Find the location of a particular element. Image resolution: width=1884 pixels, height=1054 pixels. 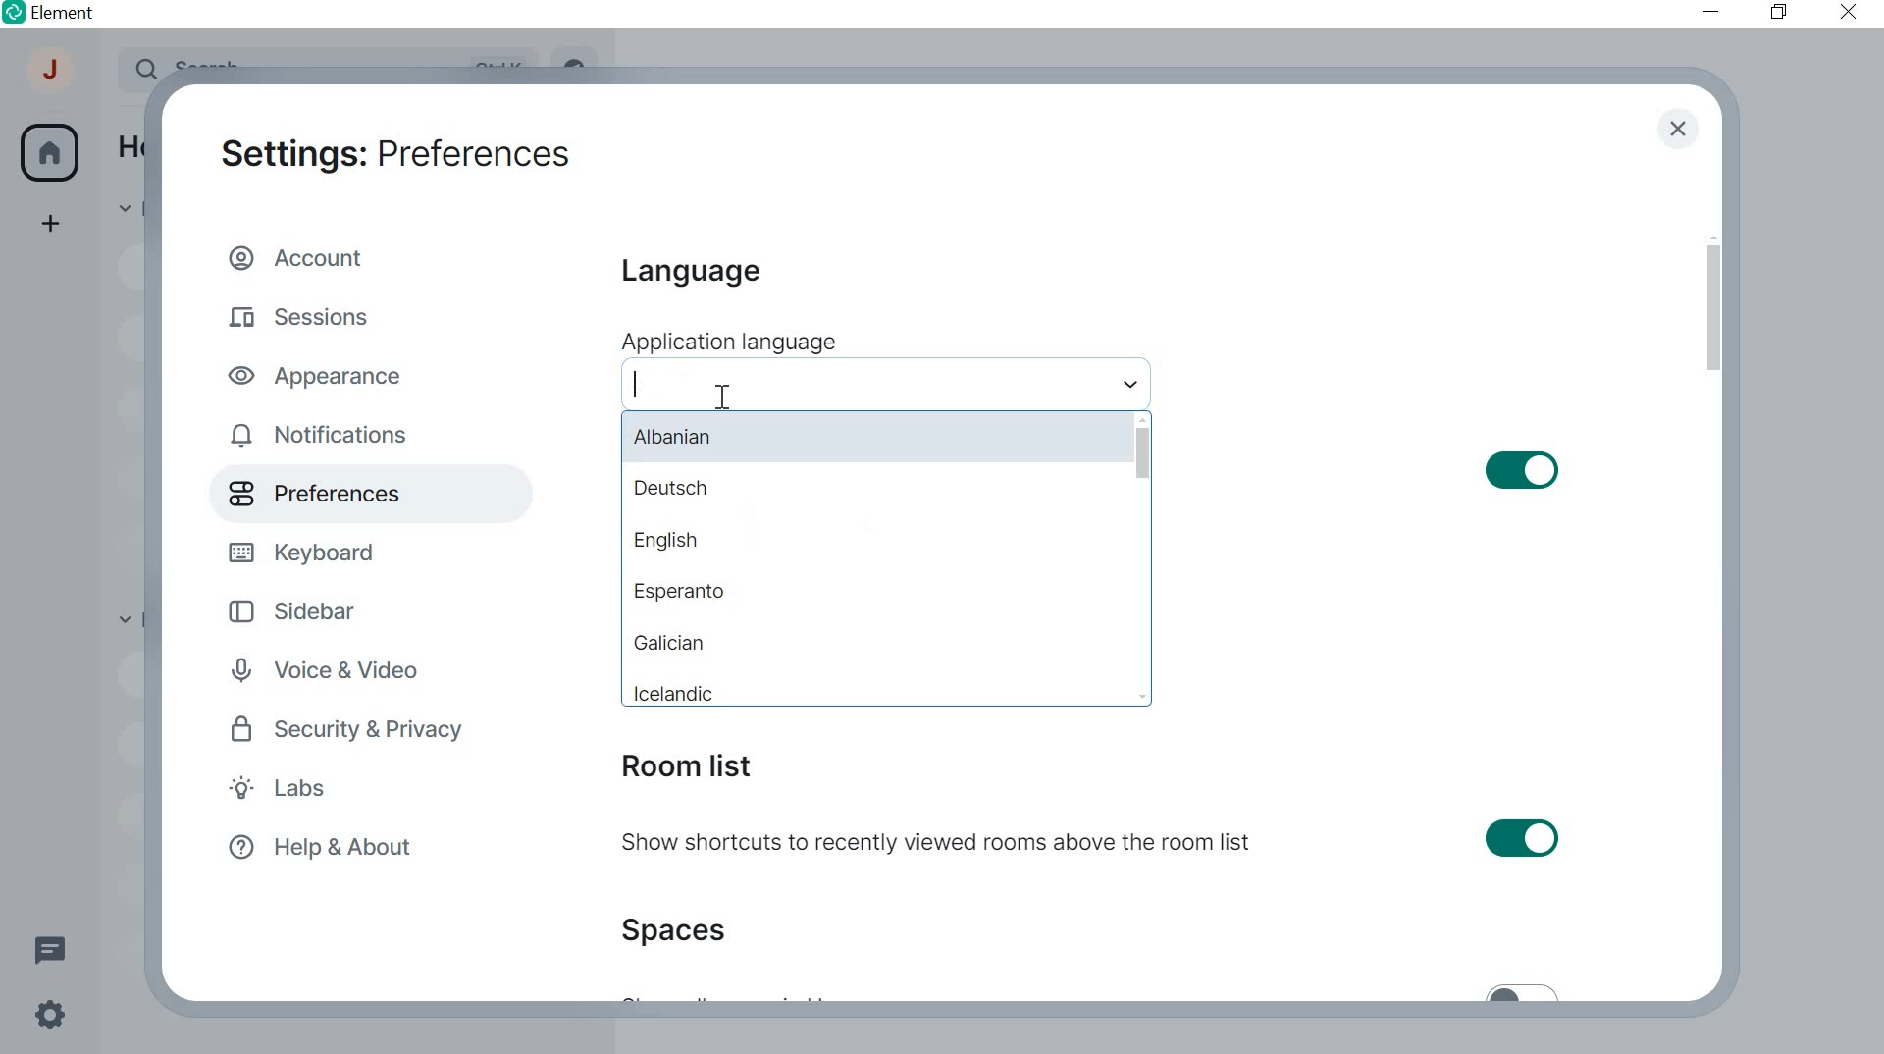

ACCOUNT is located at coordinates (302, 256).